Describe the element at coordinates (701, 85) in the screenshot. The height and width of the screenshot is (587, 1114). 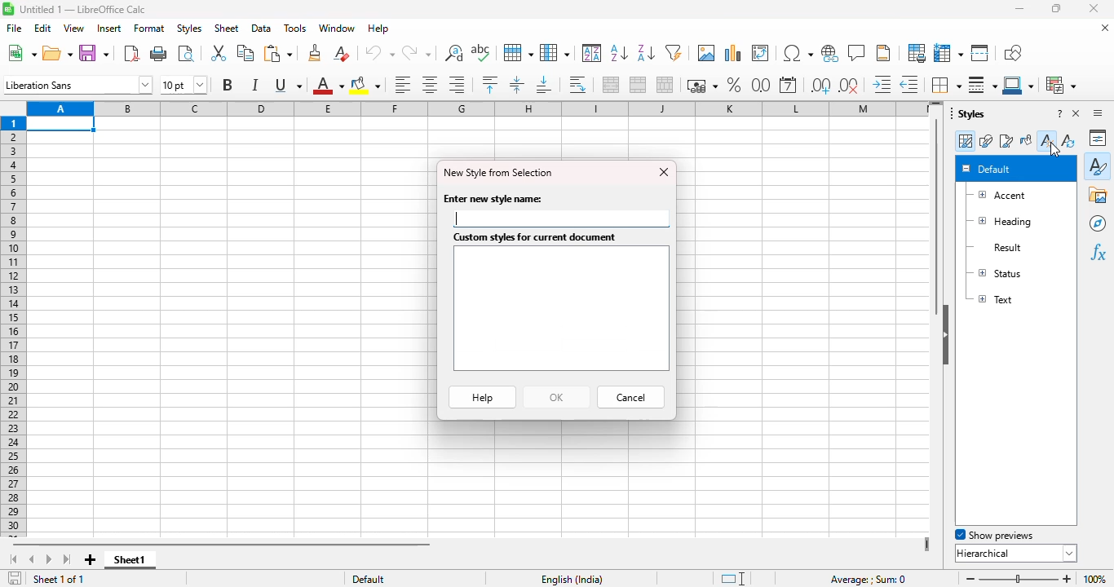
I see `format as currency` at that location.